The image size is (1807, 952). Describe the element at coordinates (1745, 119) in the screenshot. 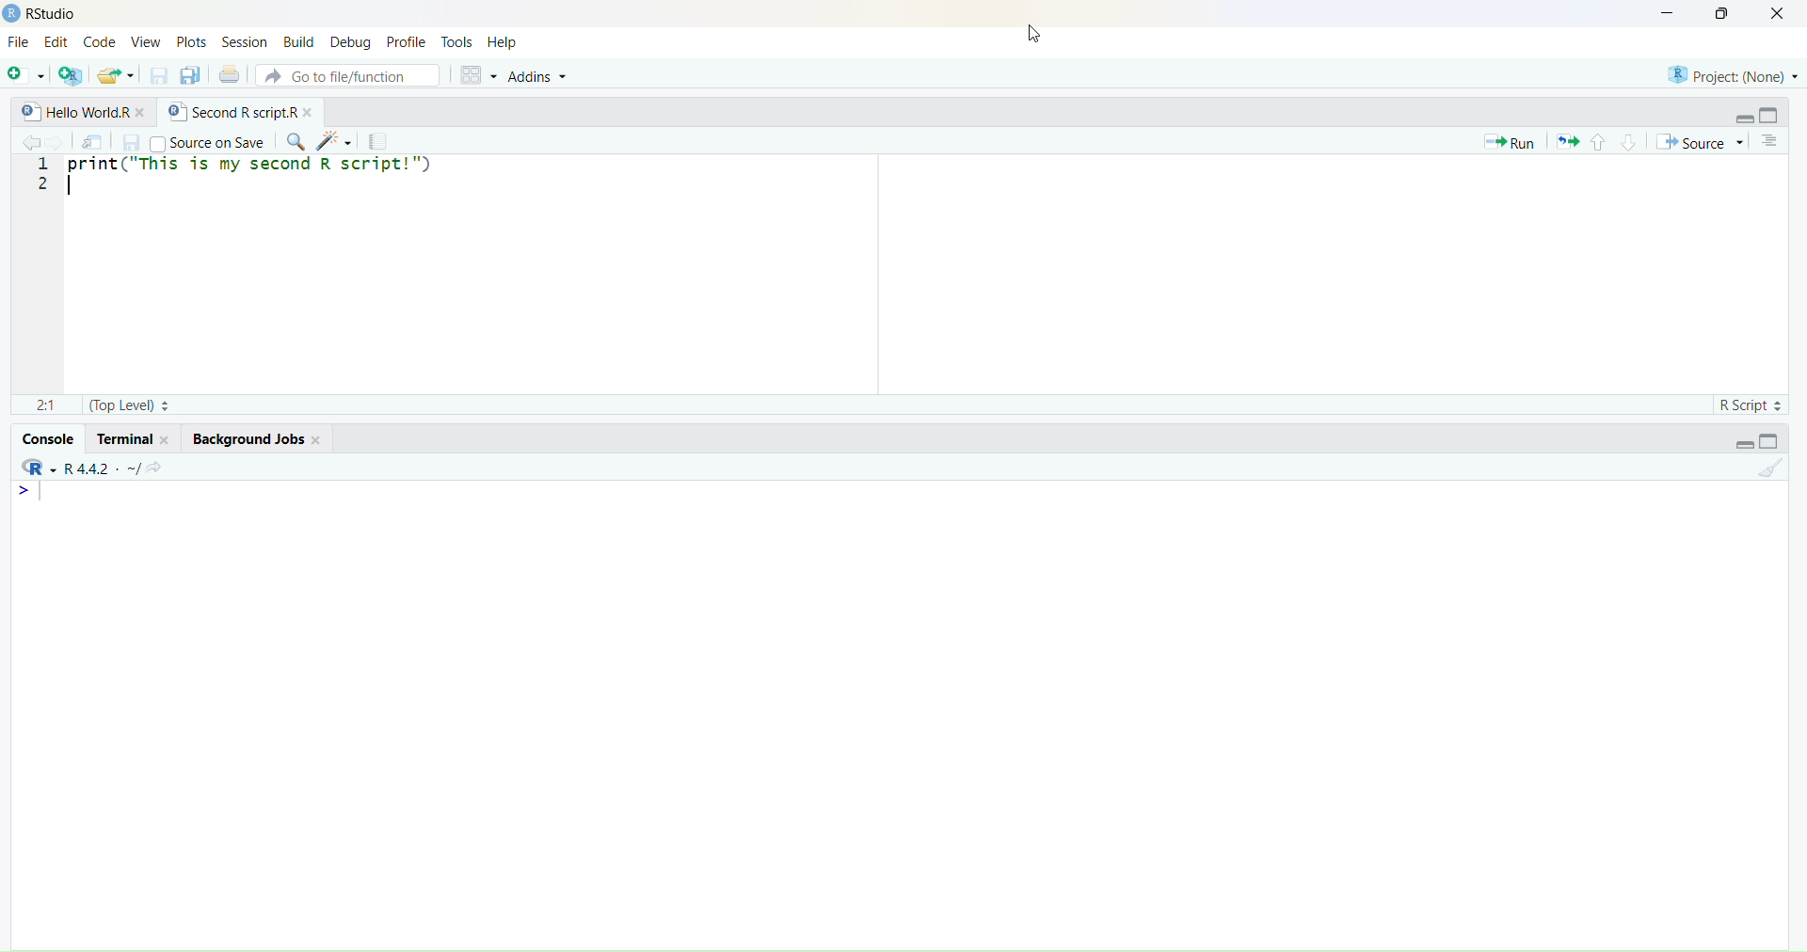

I see `Minimize` at that location.